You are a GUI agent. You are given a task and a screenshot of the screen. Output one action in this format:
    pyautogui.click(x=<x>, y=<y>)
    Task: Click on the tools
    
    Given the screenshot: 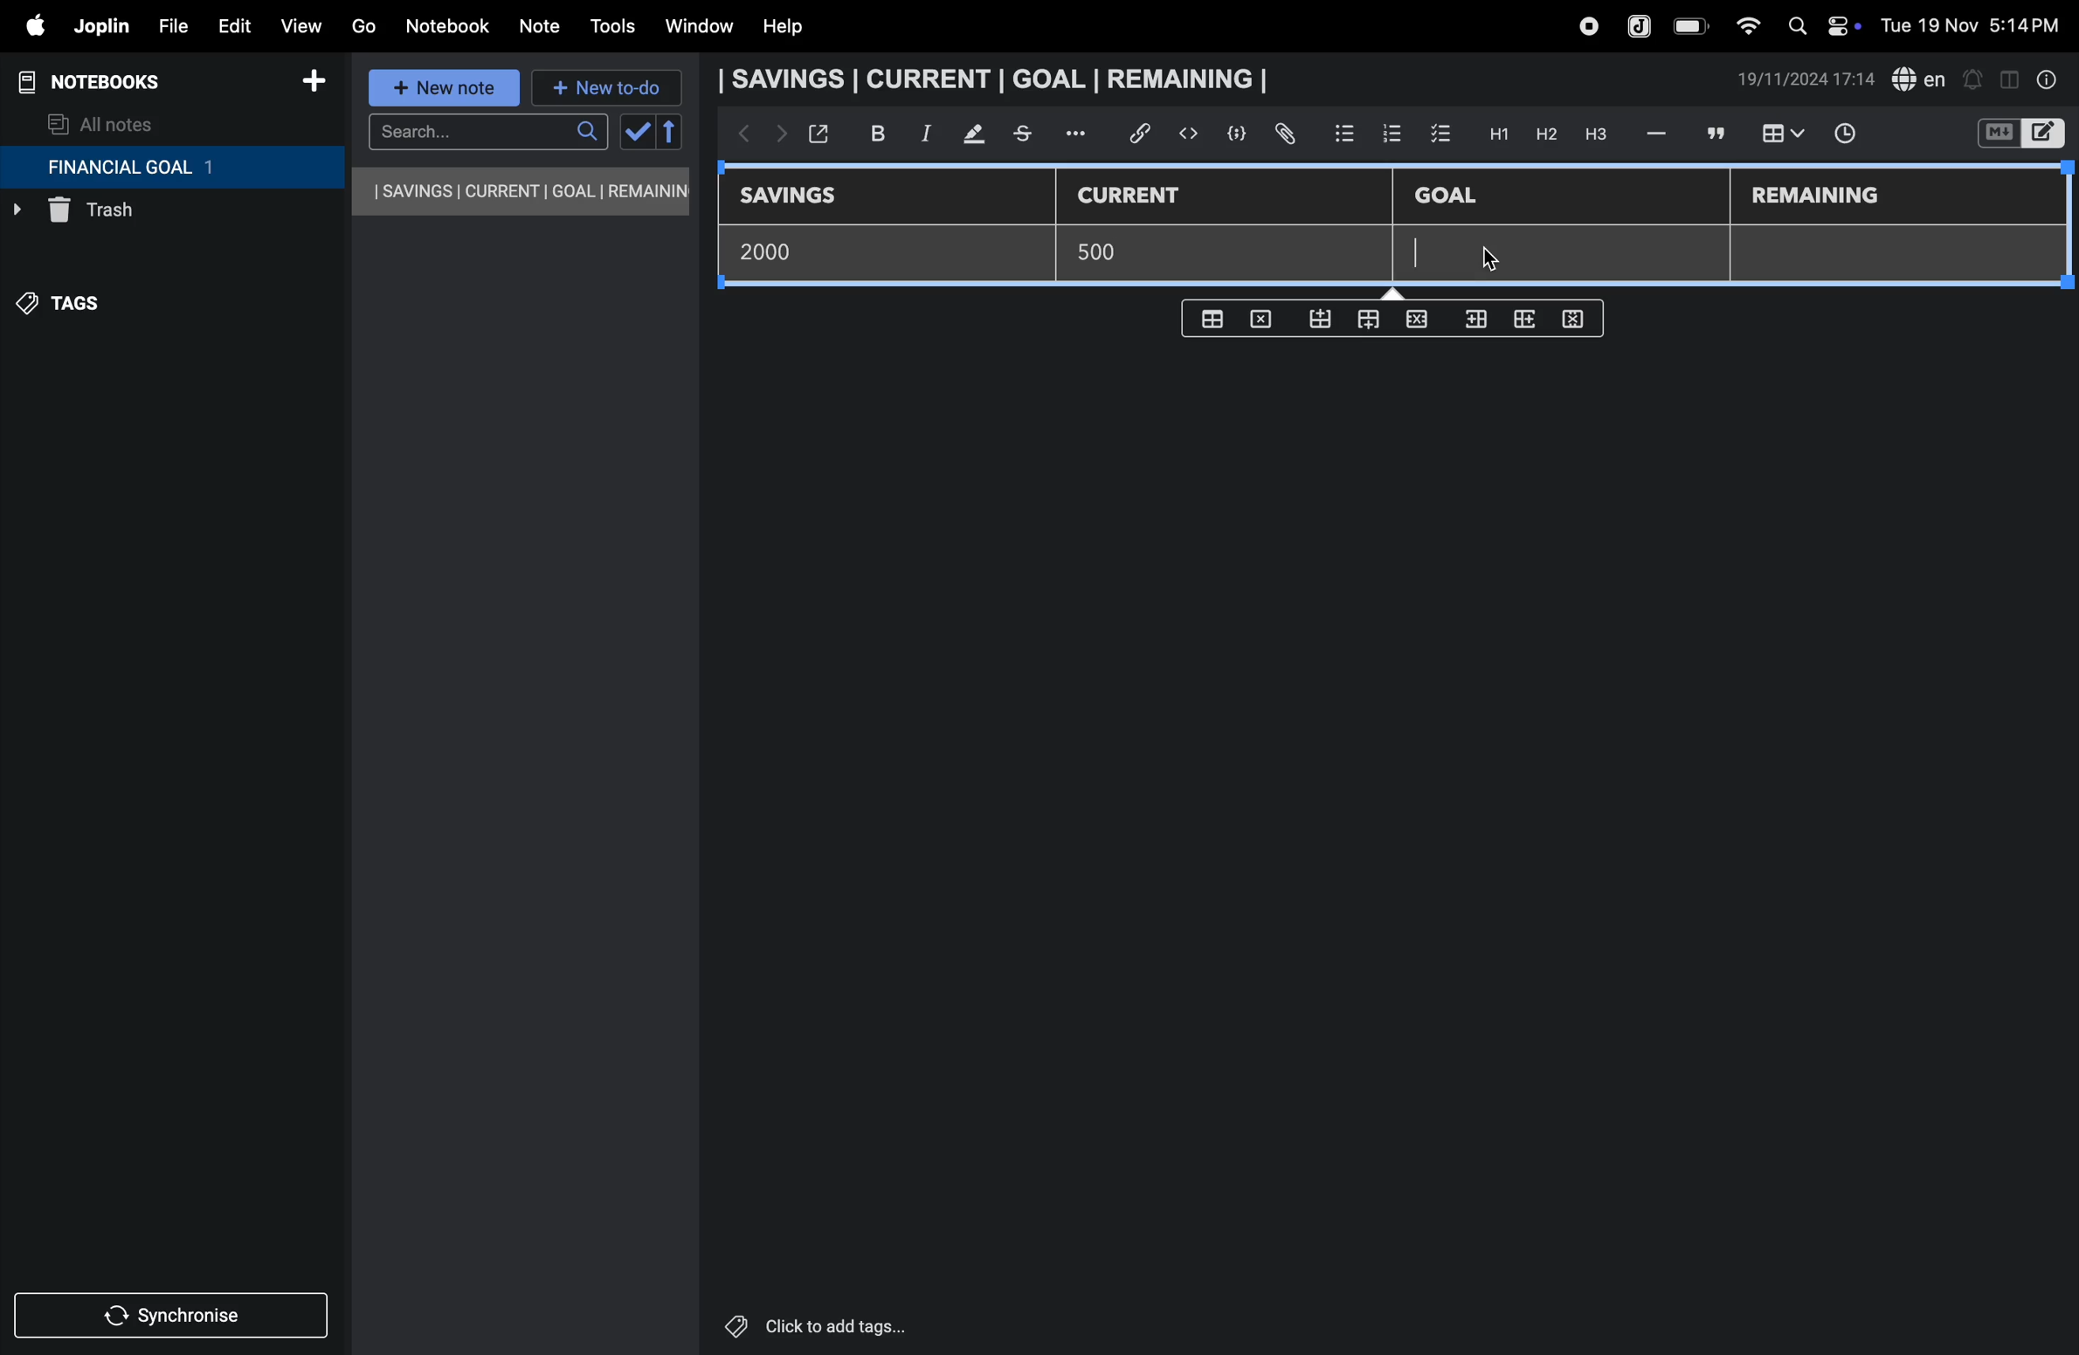 What is the action you would take?
    pyautogui.click(x=610, y=26)
    